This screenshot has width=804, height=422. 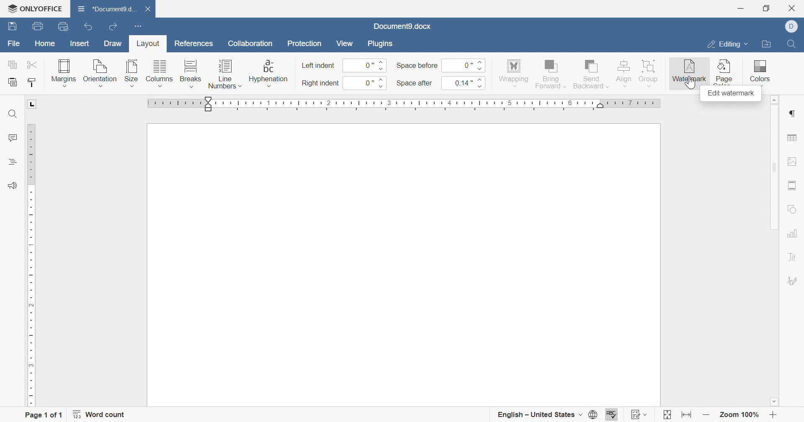 What do you see at coordinates (13, 82) in the screenshot?
I see `paste` at bounding box center [13, 82].